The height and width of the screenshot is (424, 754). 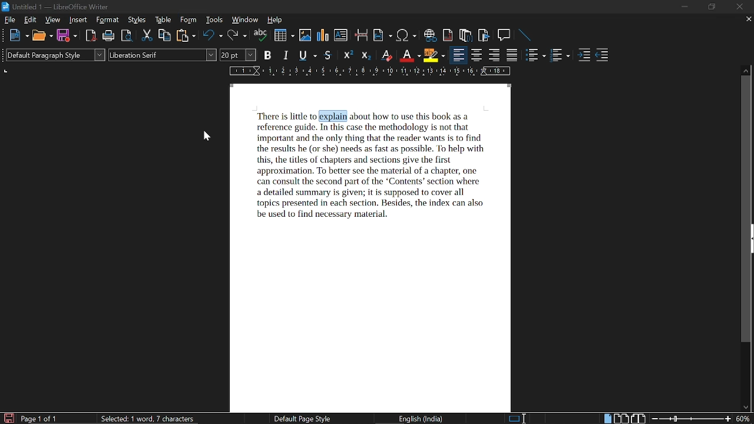 I want to click on view, so click(x=54, y=21).